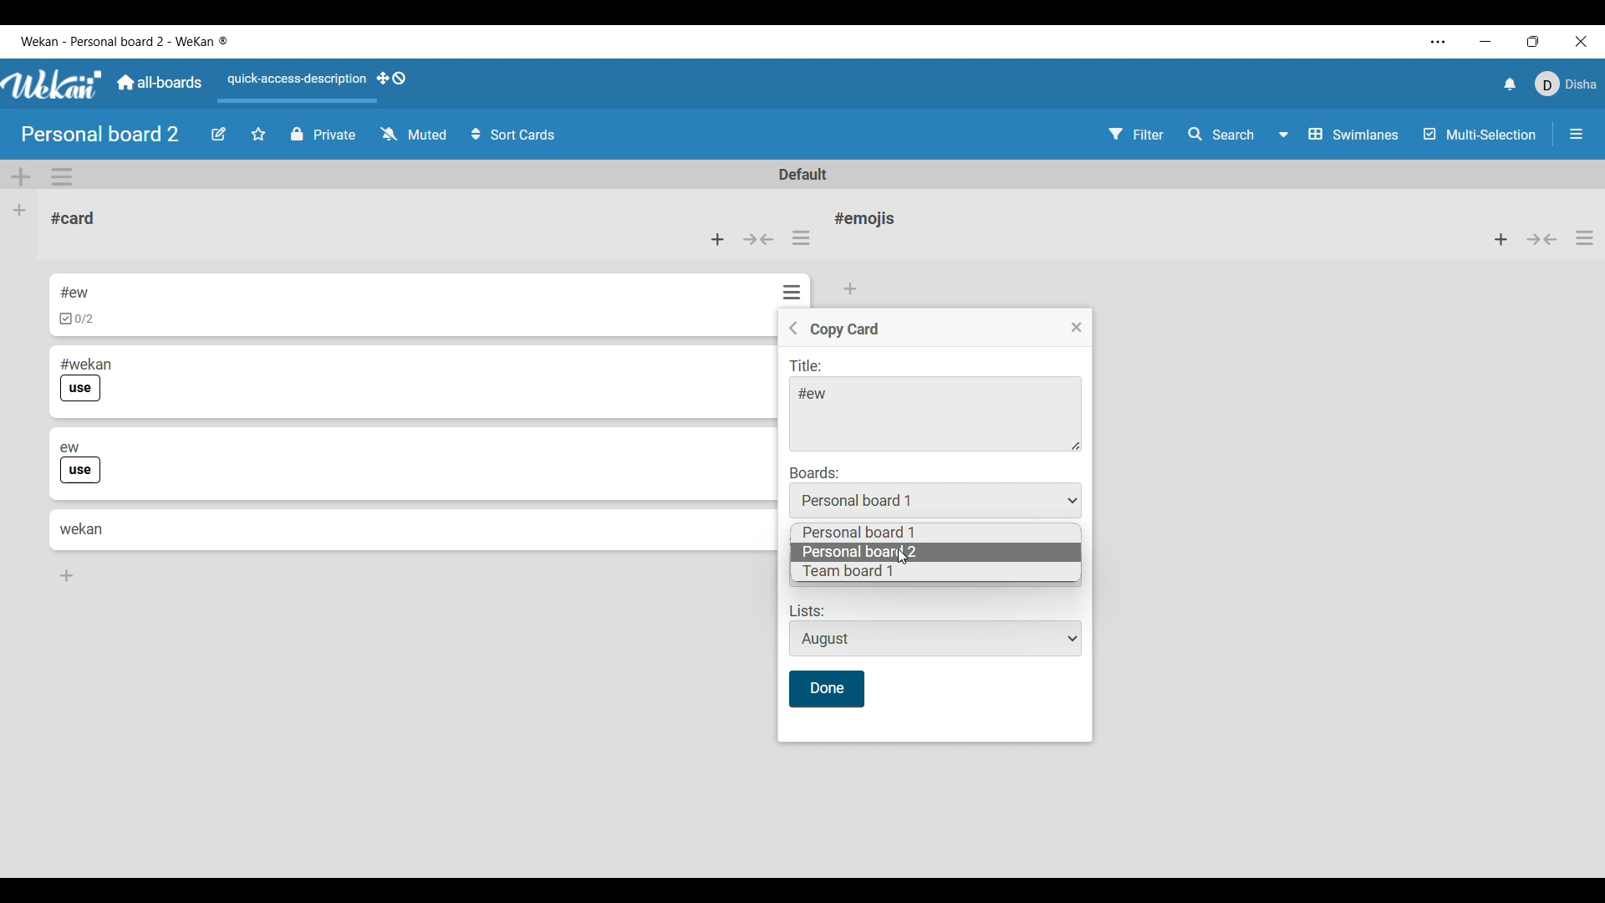 This screenshot has width=1605, height=903. Describe the element at coordinates (844, 330) in the screenshot. I see `Setting name` at that location.